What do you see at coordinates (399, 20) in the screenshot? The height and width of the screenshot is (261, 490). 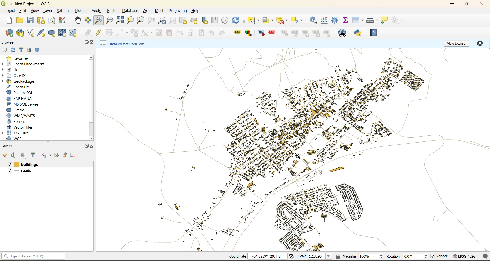 I see `no action` at bounding box center [399, 20].